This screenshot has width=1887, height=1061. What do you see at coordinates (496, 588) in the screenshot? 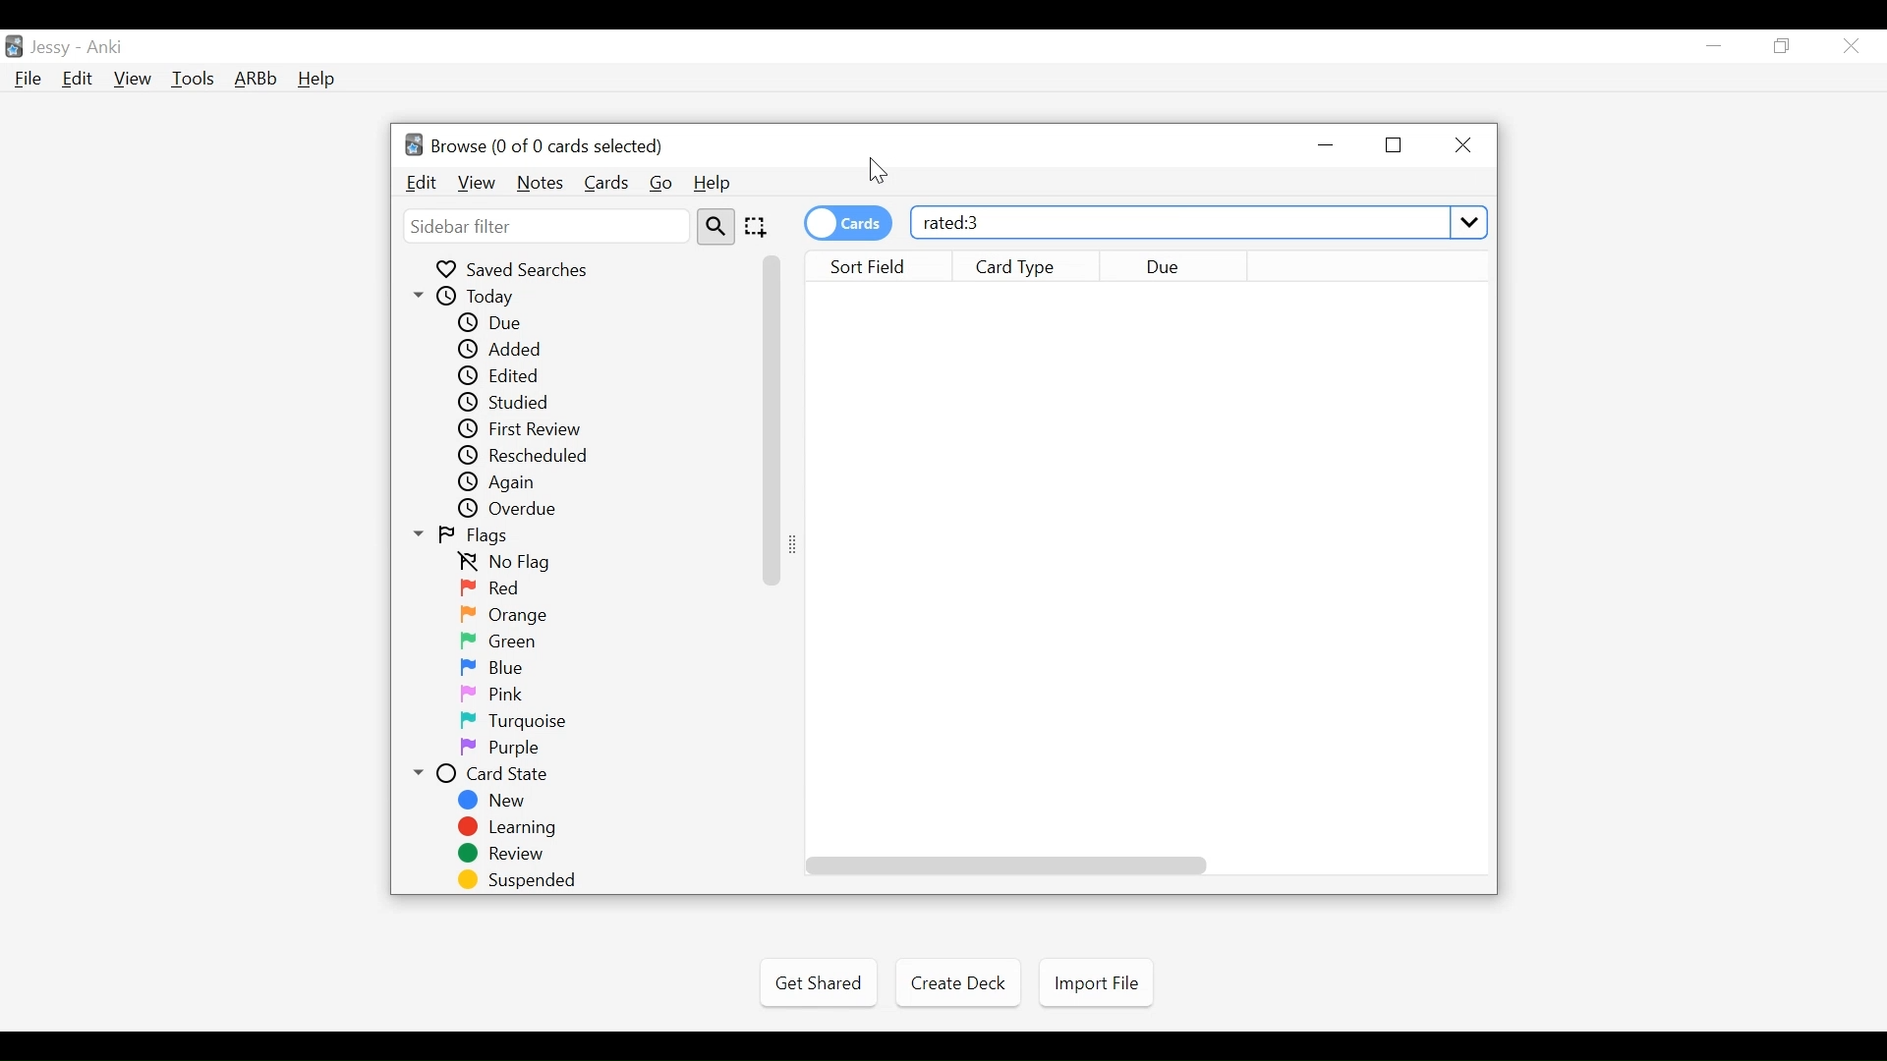
I see `Red` at bounding box center [496, 588].